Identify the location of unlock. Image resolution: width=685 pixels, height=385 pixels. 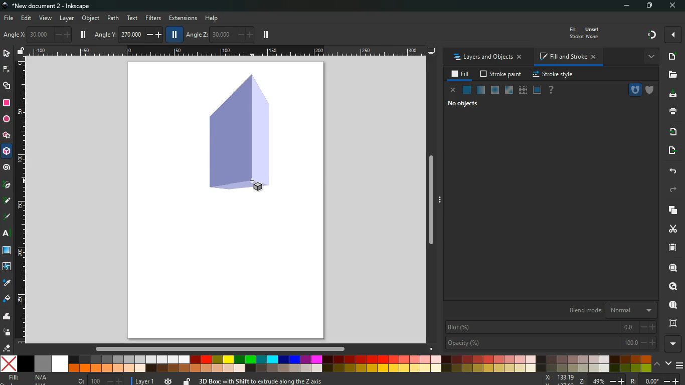
(187, 381).